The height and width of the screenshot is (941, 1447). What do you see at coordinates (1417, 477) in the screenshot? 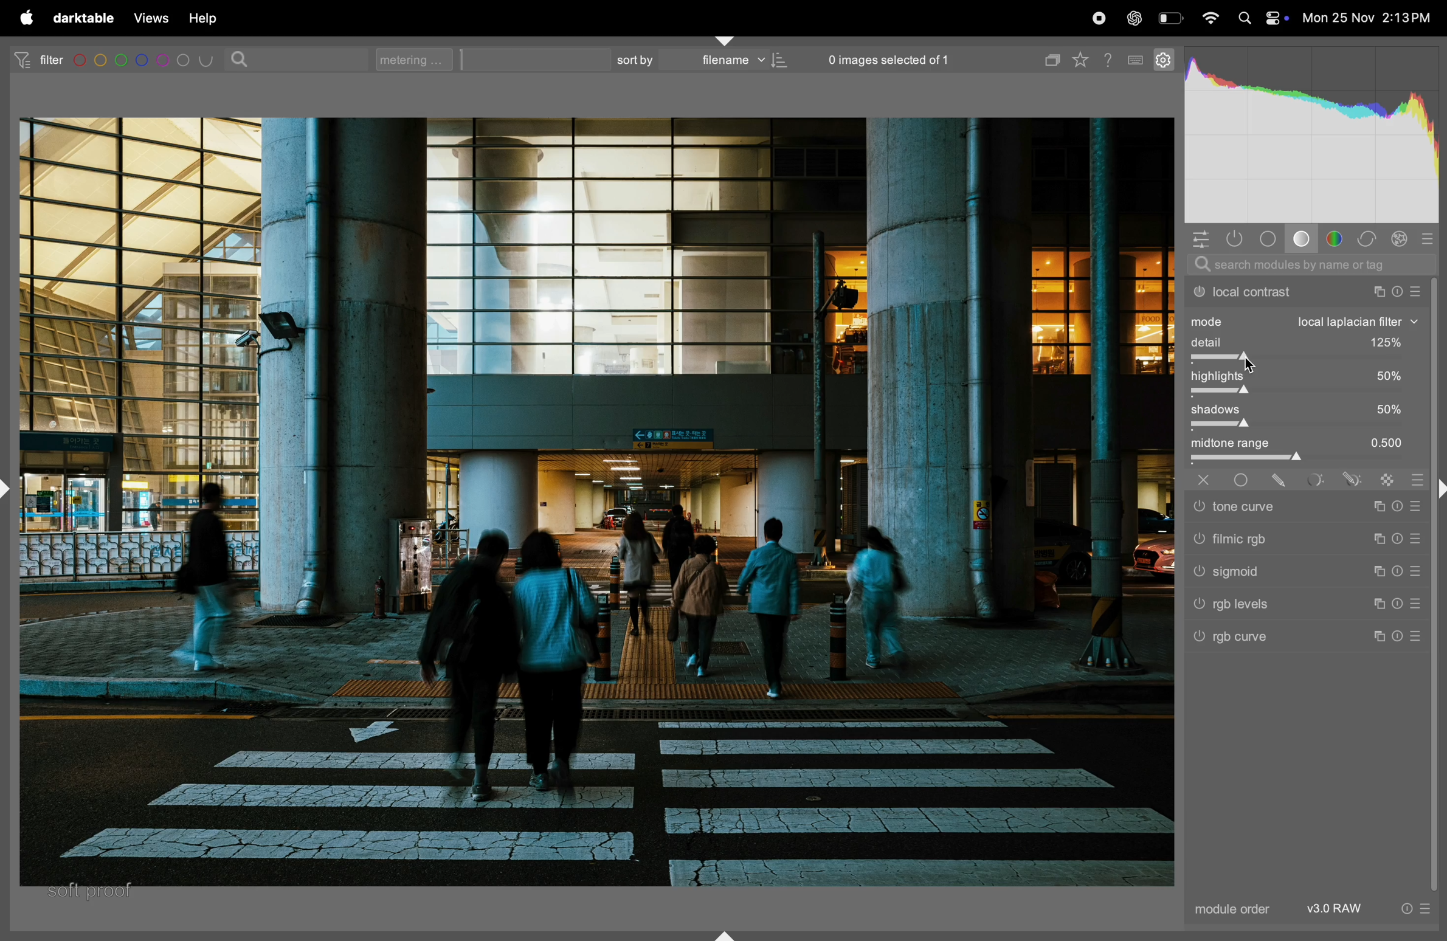
I see `blending options` at bounding box center [1417, 477].